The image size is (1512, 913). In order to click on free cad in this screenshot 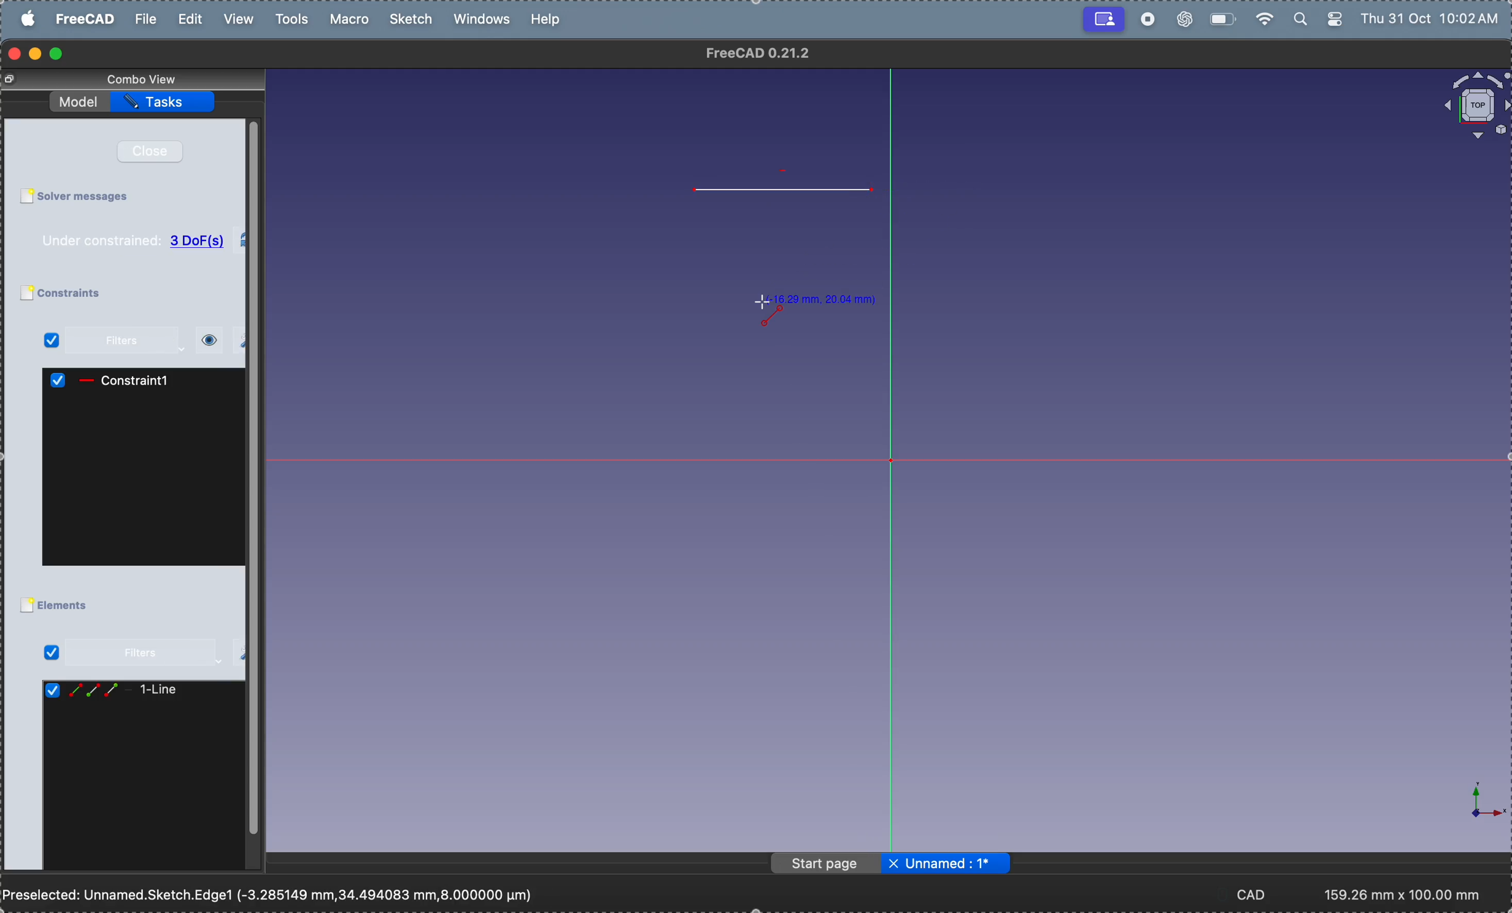, I will do `click(87, 18)`.